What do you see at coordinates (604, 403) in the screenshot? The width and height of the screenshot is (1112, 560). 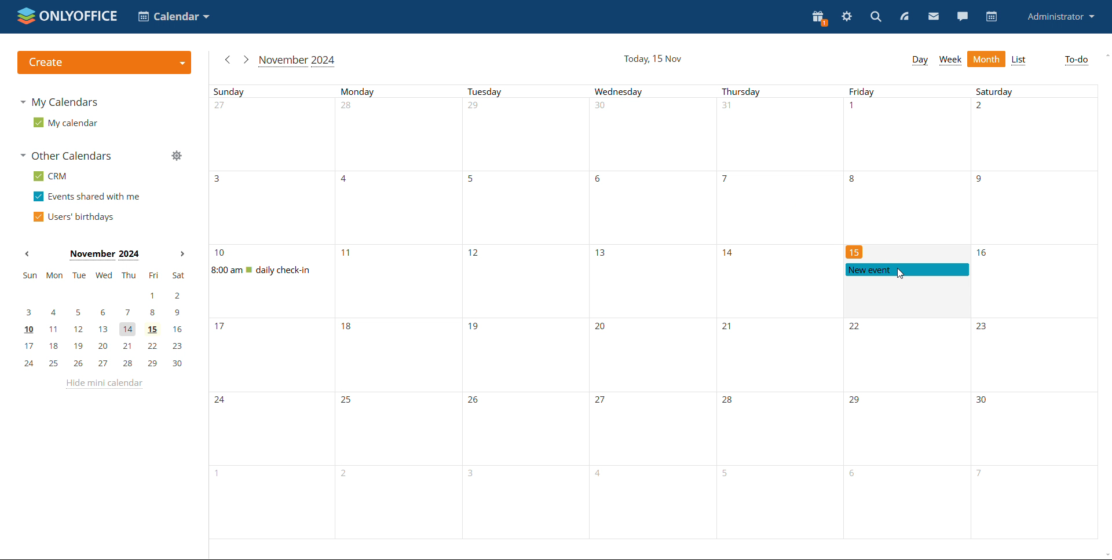 I see `Number` at bounding box center [604, 403].